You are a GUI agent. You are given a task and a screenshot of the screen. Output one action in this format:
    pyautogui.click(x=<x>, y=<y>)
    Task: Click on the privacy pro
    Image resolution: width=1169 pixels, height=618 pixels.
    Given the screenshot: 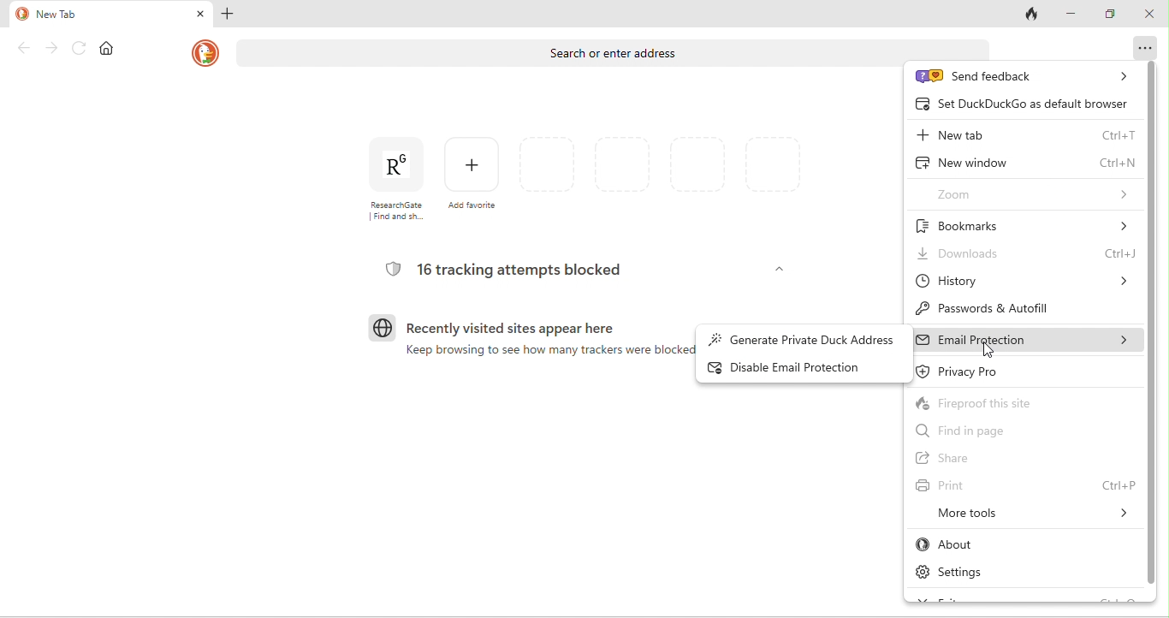 What is the action you would take?
    pyautogui.click(x=979, y=374)
    